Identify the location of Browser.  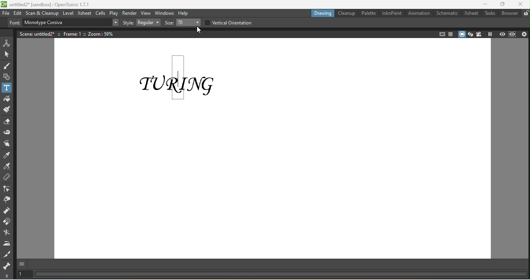
(509, 14).